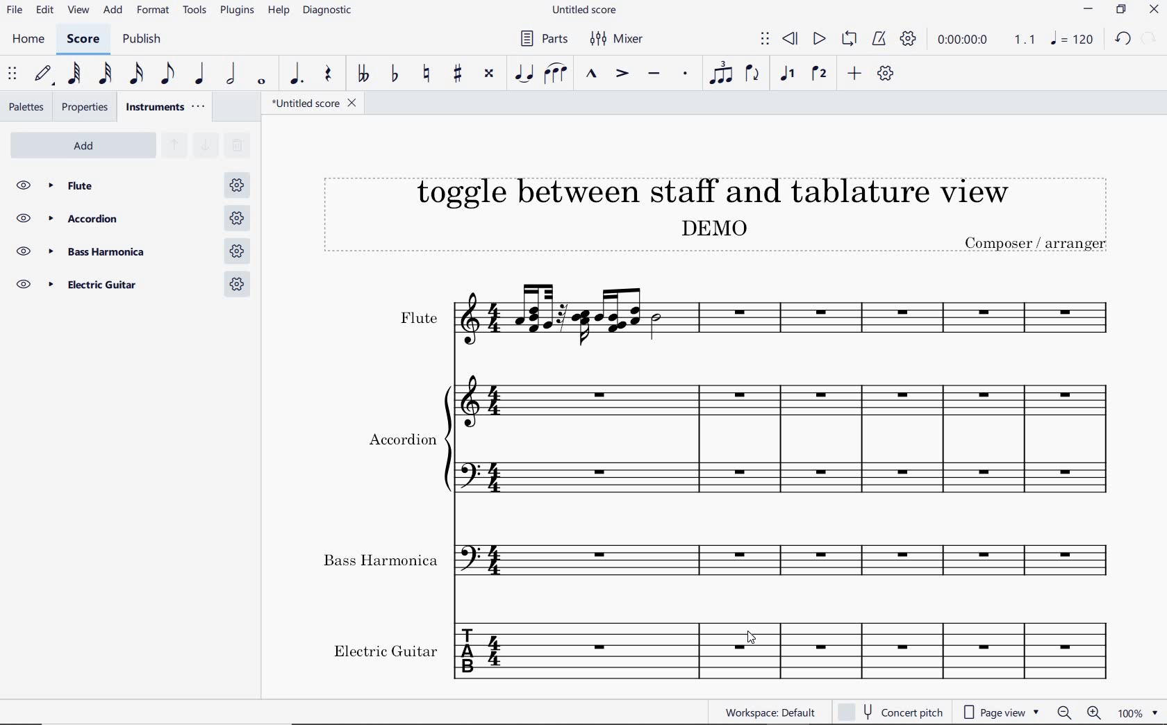 The height and width of the screenshot is (725, 1167). I want to click on select to move, so click(14, 74).